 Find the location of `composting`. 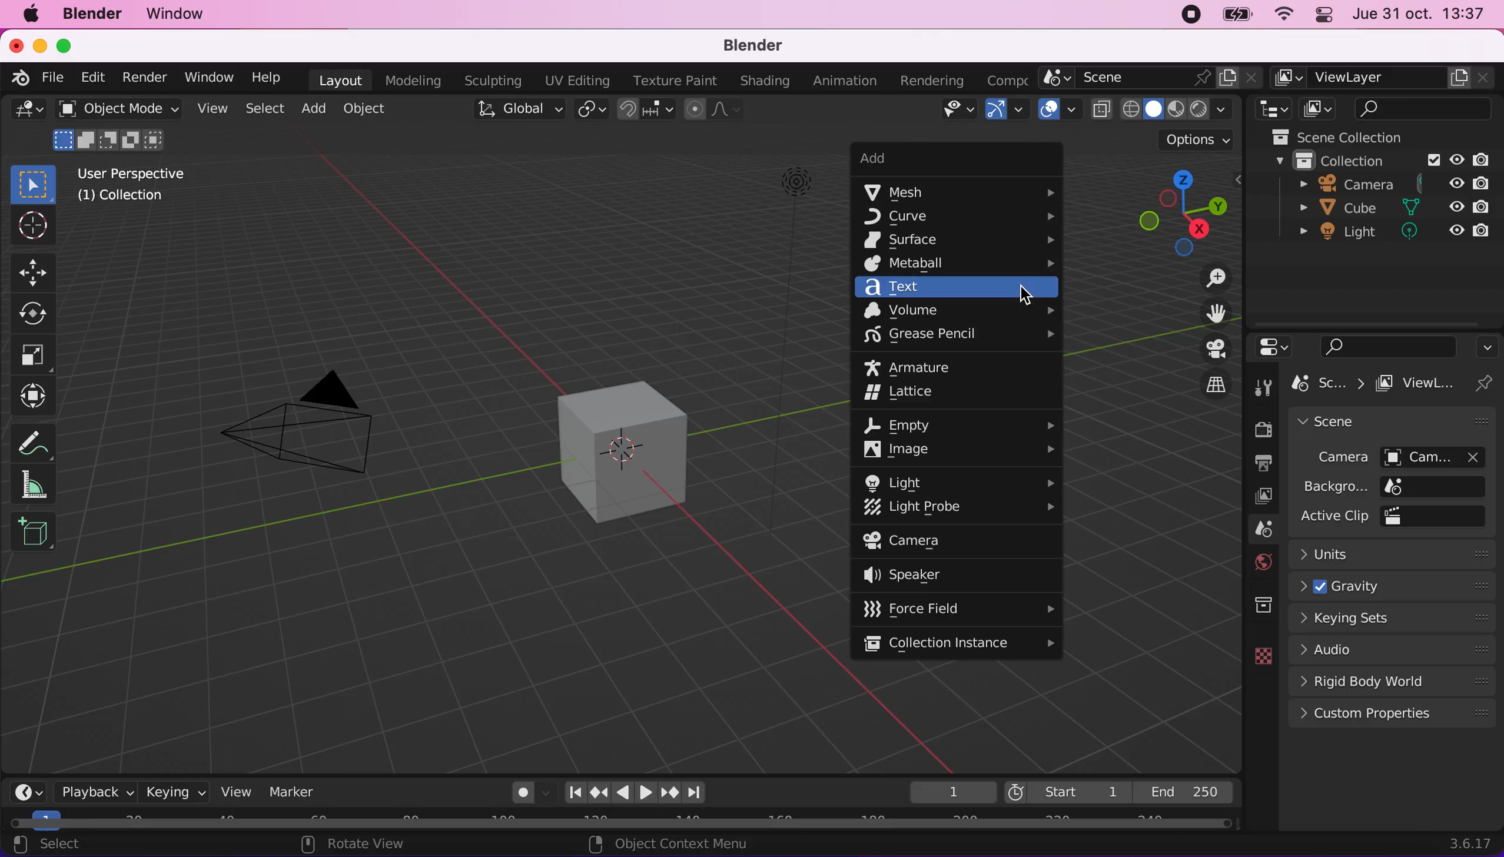

composting is located at coordinates (1010, 79).